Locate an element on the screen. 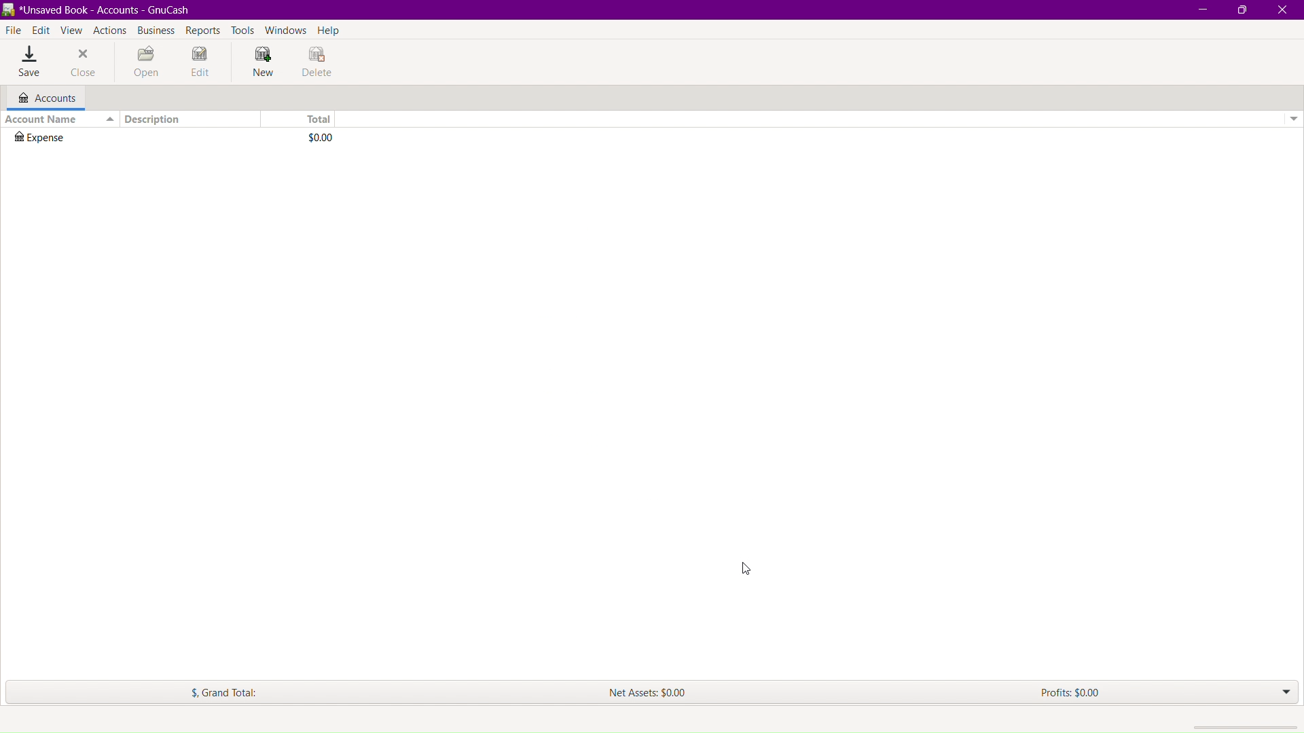 The height and width of the screenshot is (733, 1304). File is located at coordinates (15, 29).